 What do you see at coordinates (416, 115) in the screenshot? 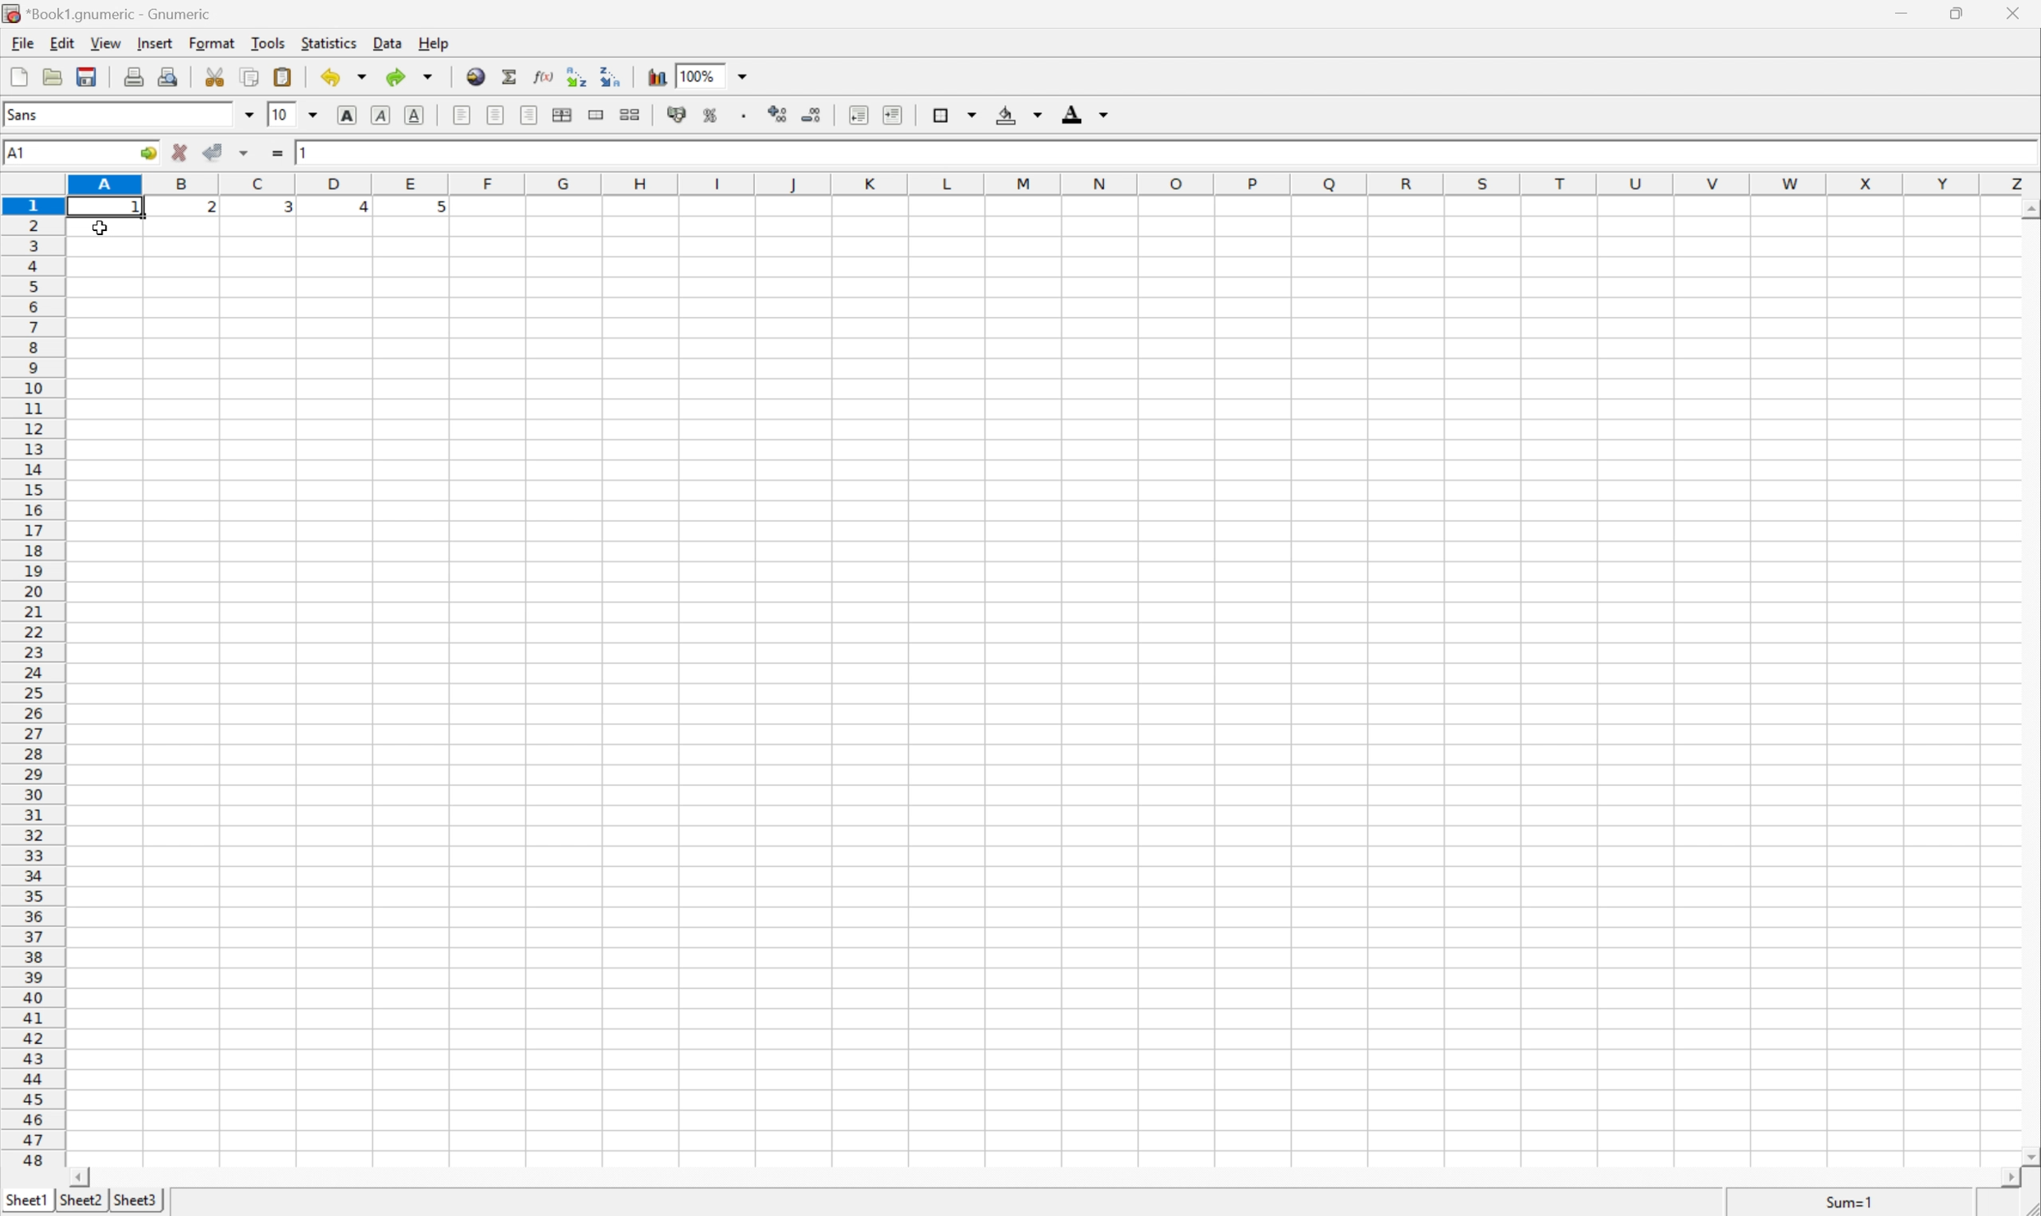
I see `underline` at bounding box center [416, 115].